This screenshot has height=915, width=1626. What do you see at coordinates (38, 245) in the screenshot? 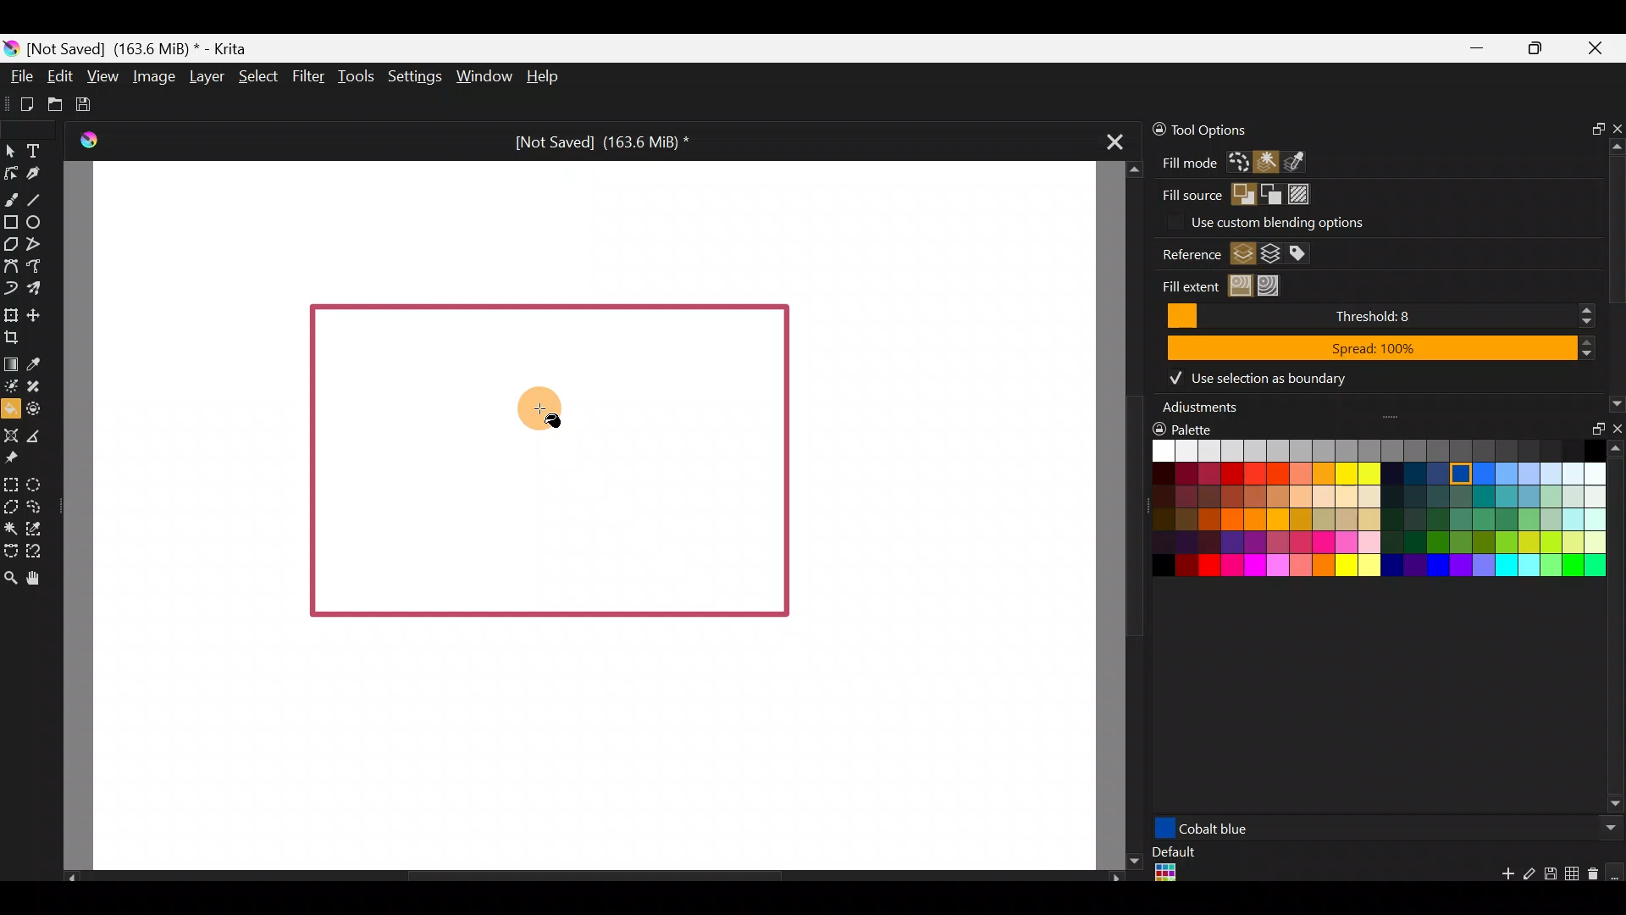
I see `Polyline tool` at bounding box center [38, 245].